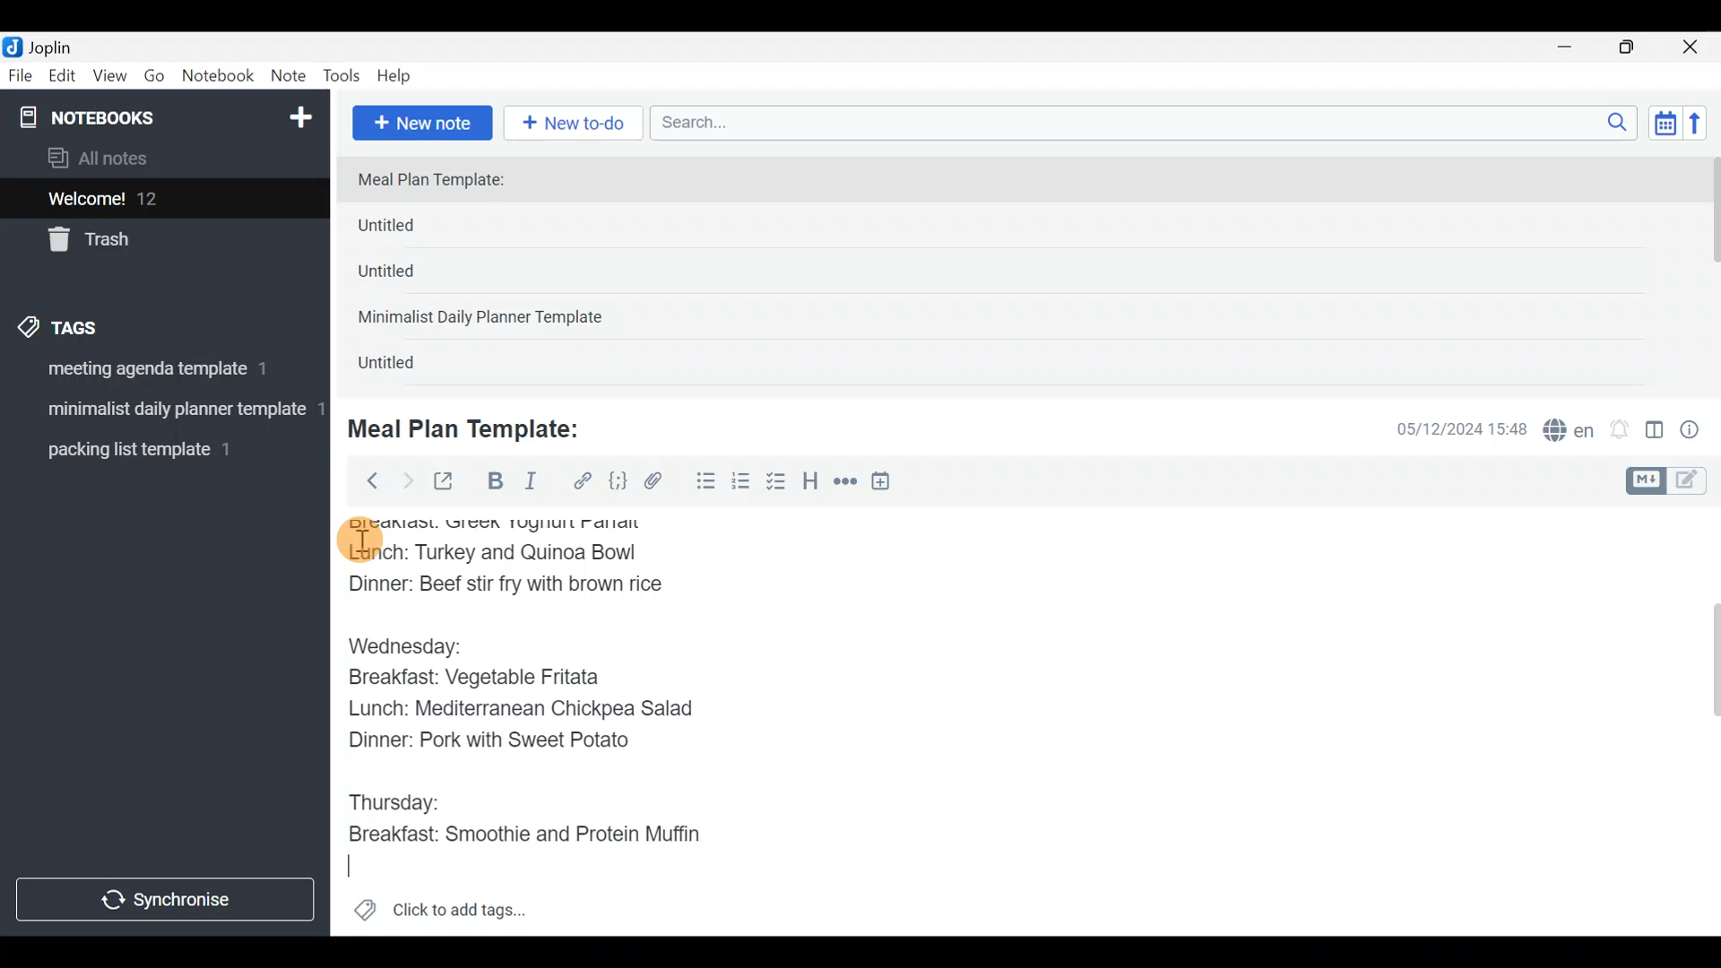 The width and height of the screenshot is (1721, 968). I want to click on Italic, so click(529, 485).